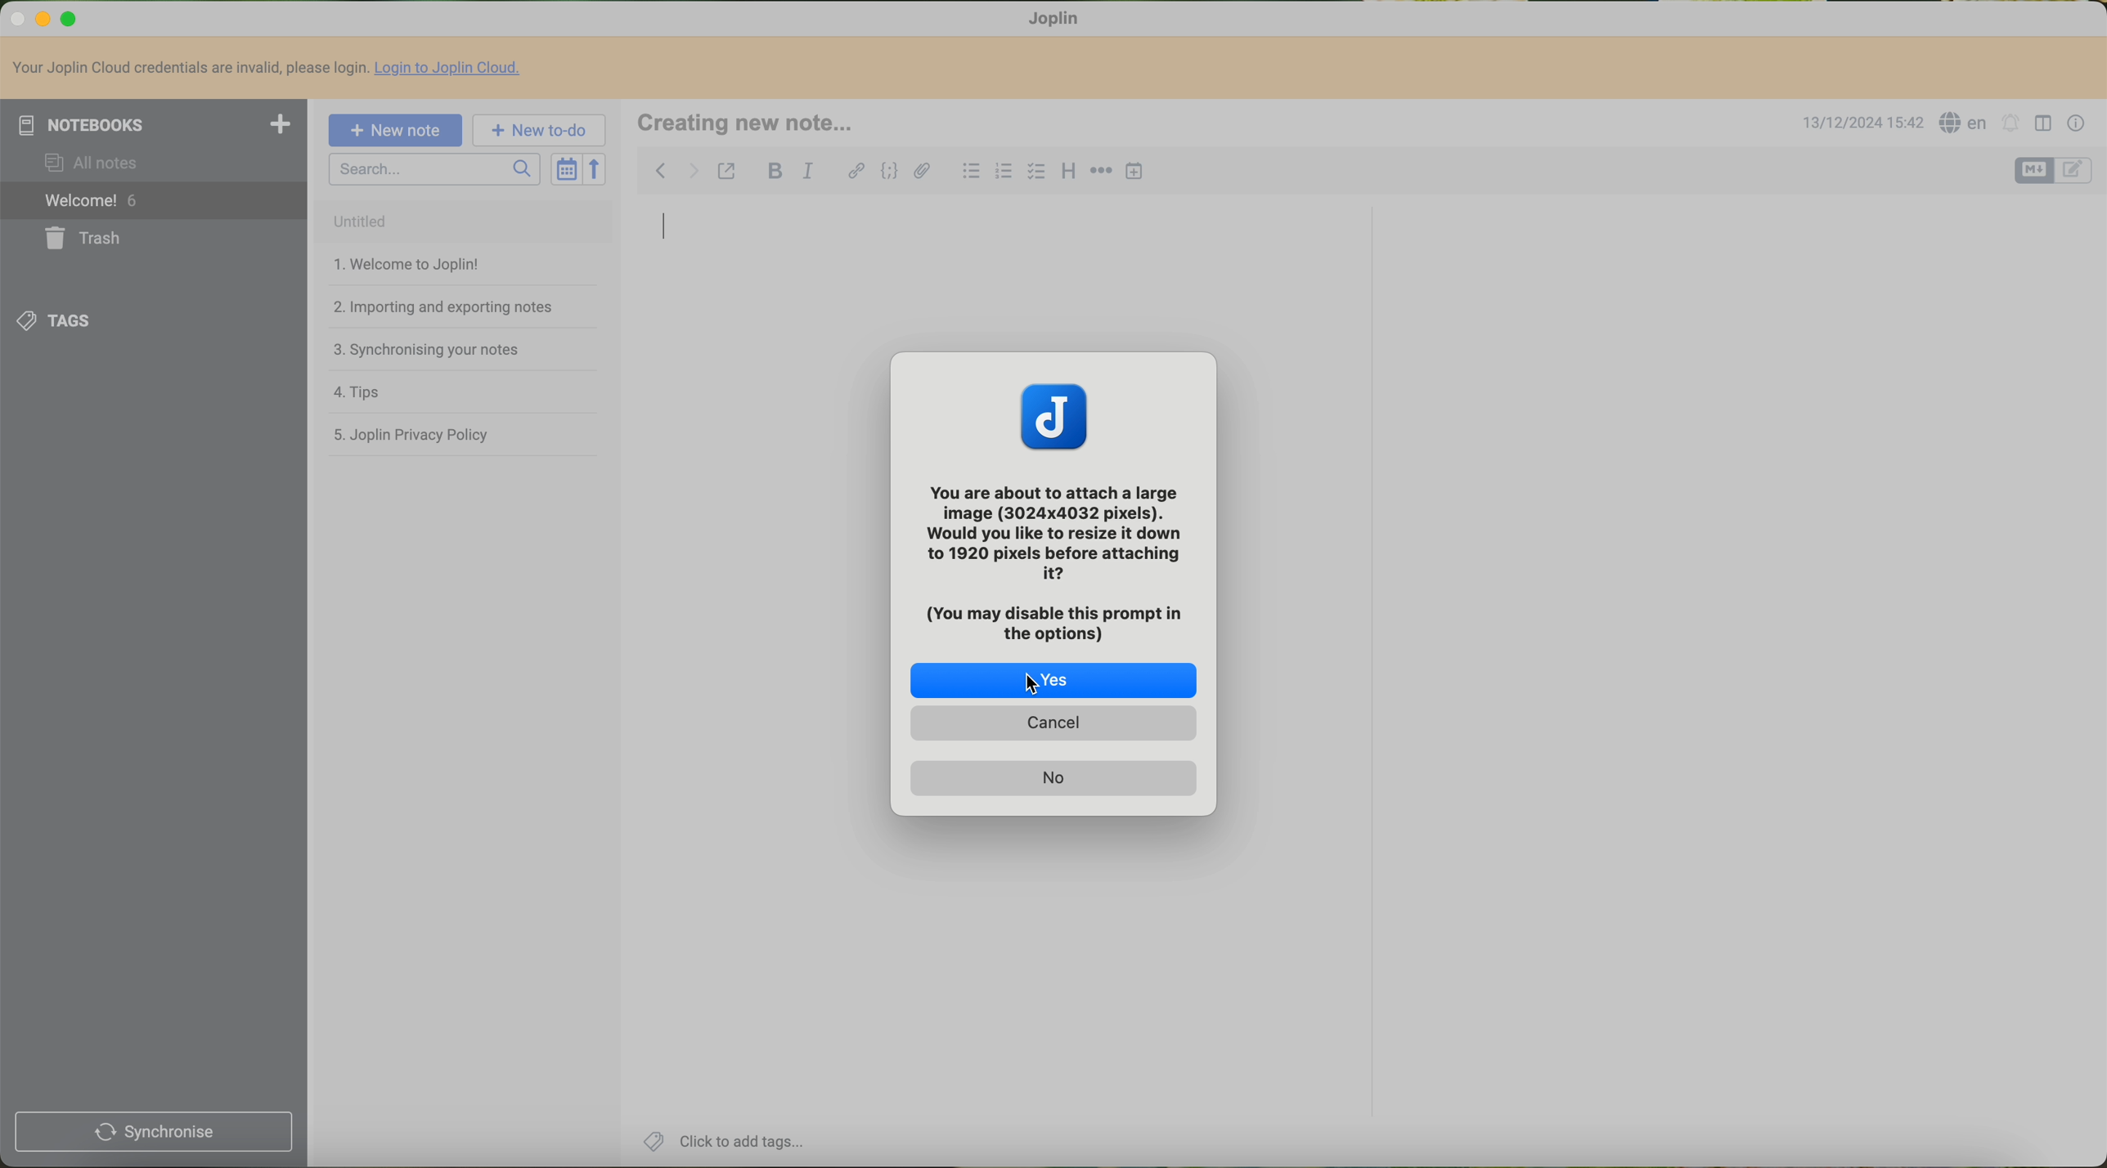 This screenshot has width=2107, height=1168. Describe the element at coordinates (661, 169) in the screenshot. I see `navigate back note` at that location.